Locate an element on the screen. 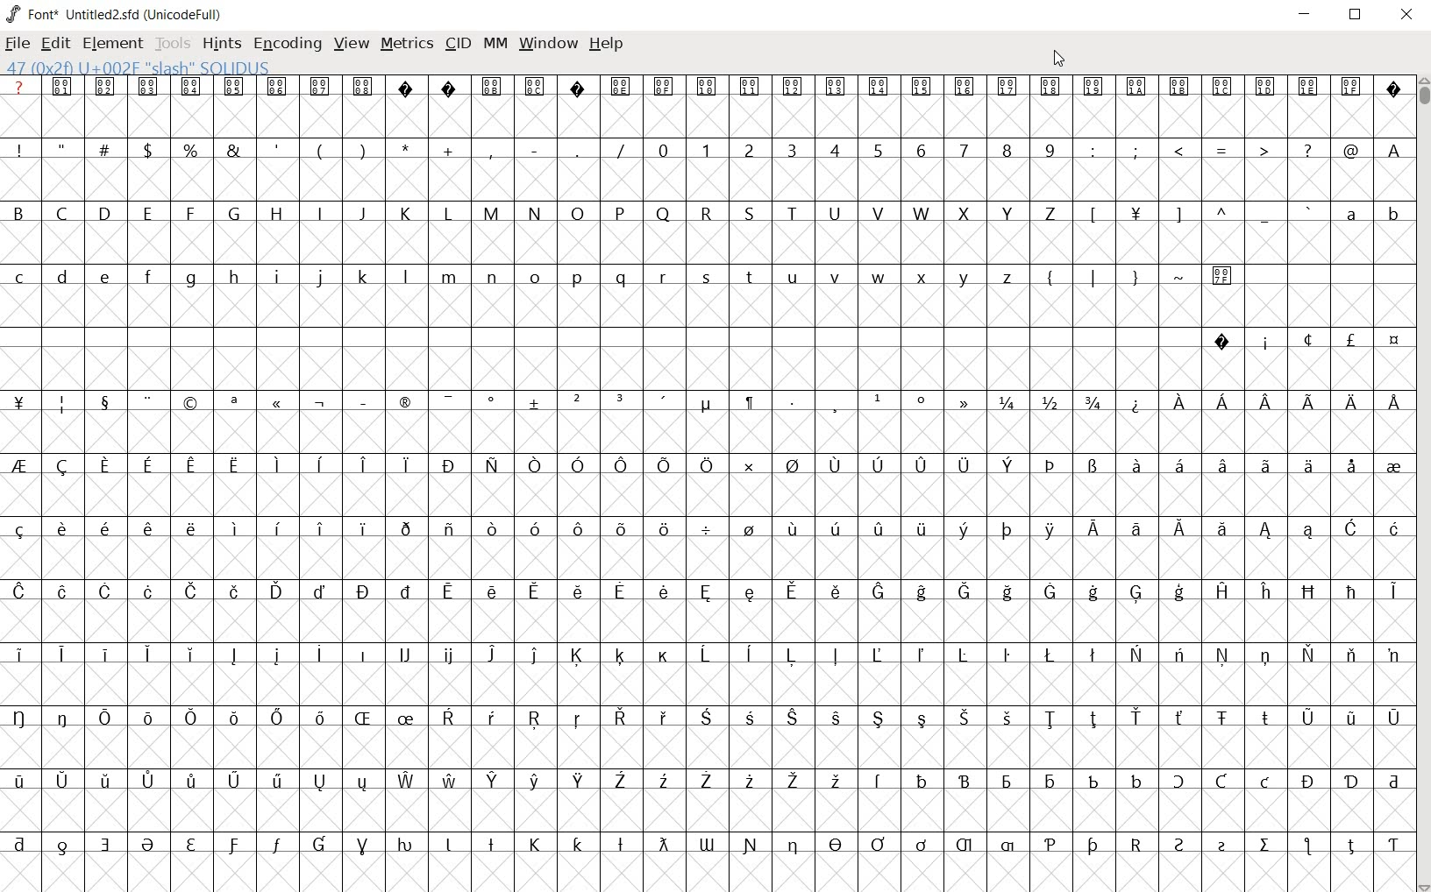 The height and width of the screenshot is (892, 1431). capital letters A - Z is located at coordinates (545, 214).